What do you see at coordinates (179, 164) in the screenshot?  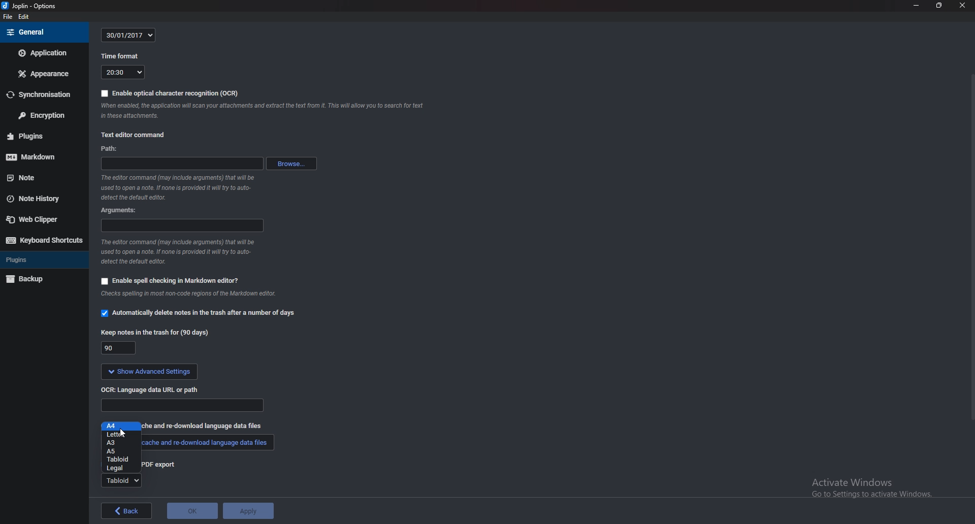 I see `path` at bounding box center [179, 164].